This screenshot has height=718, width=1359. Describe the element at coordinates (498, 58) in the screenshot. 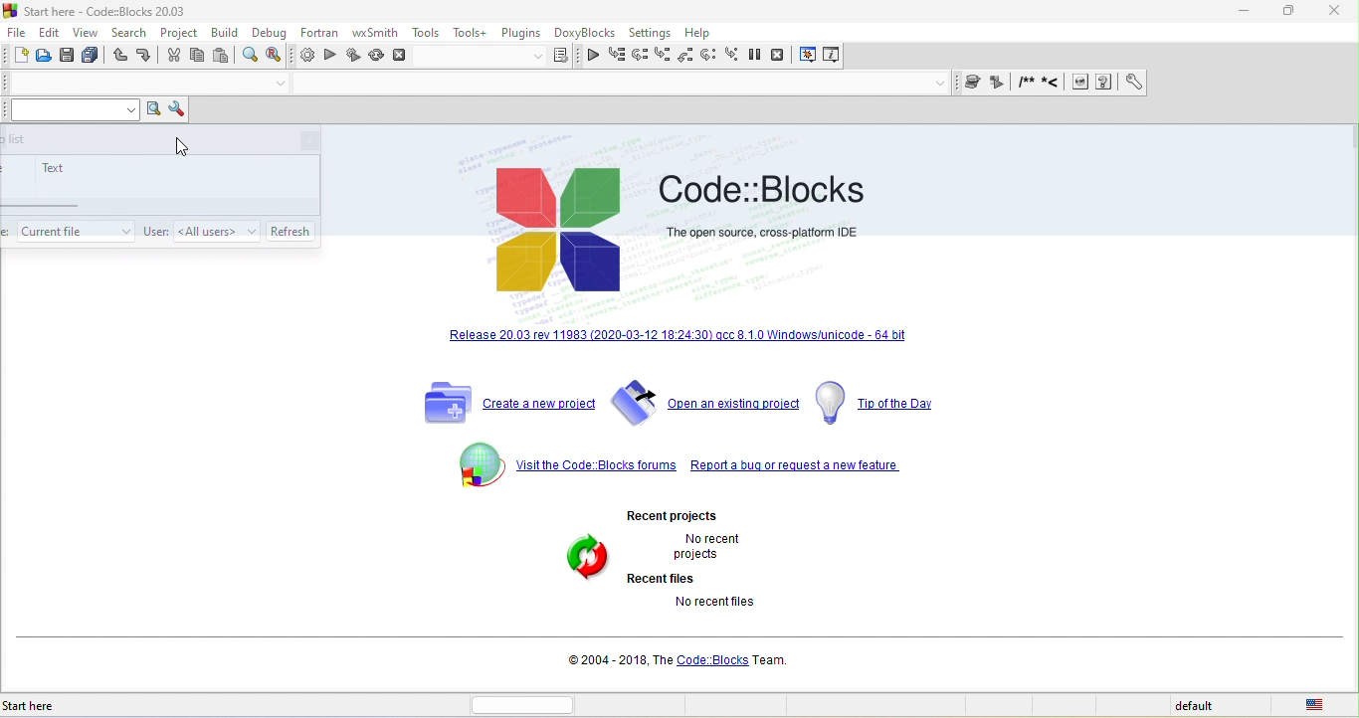

I see `select target dialog` at that location.